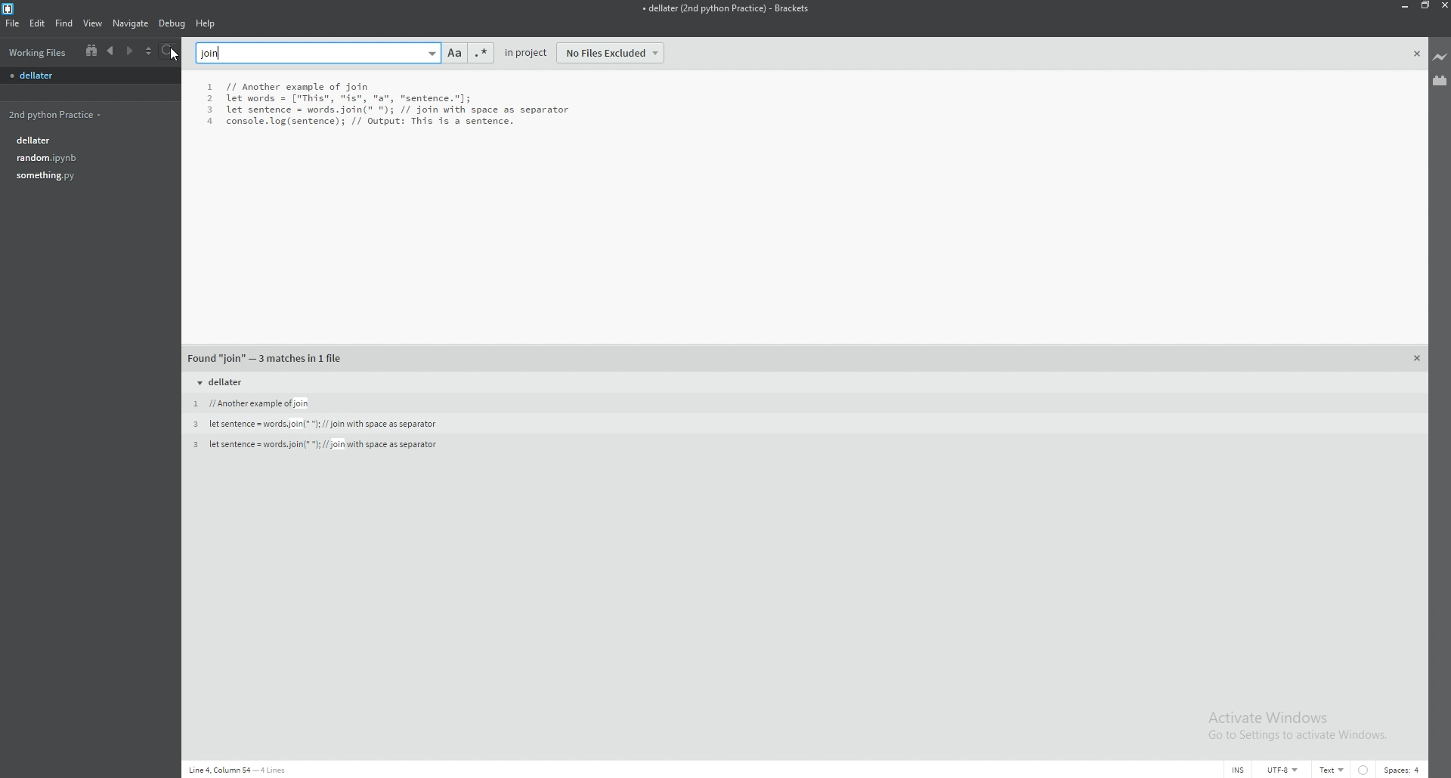 This screenshot has width=1451, height=778. What do you see at coordinates (55, 114) in the screenshot?
I see `2nd python practice` at bounding box center [55, 114].